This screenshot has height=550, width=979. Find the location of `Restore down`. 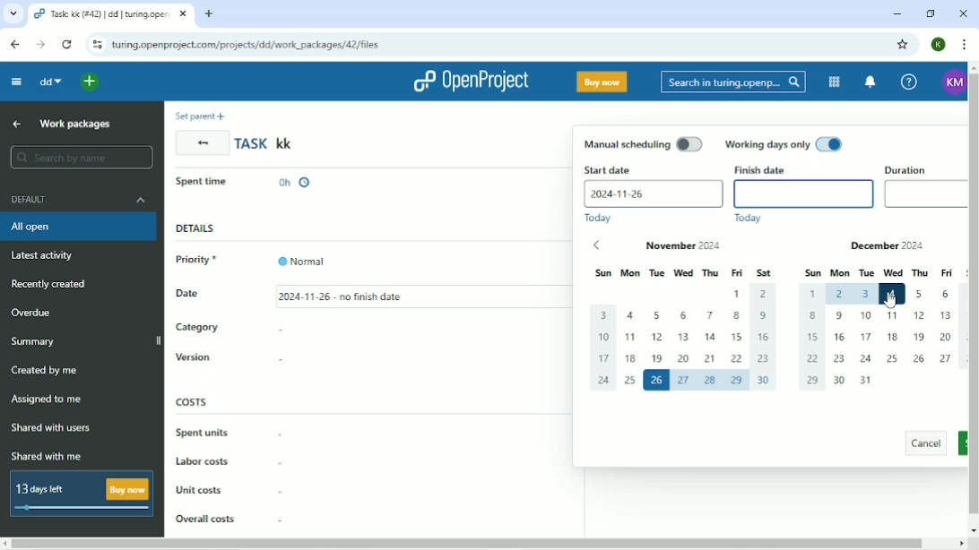

Restore down is located at coordinates (931, 14).